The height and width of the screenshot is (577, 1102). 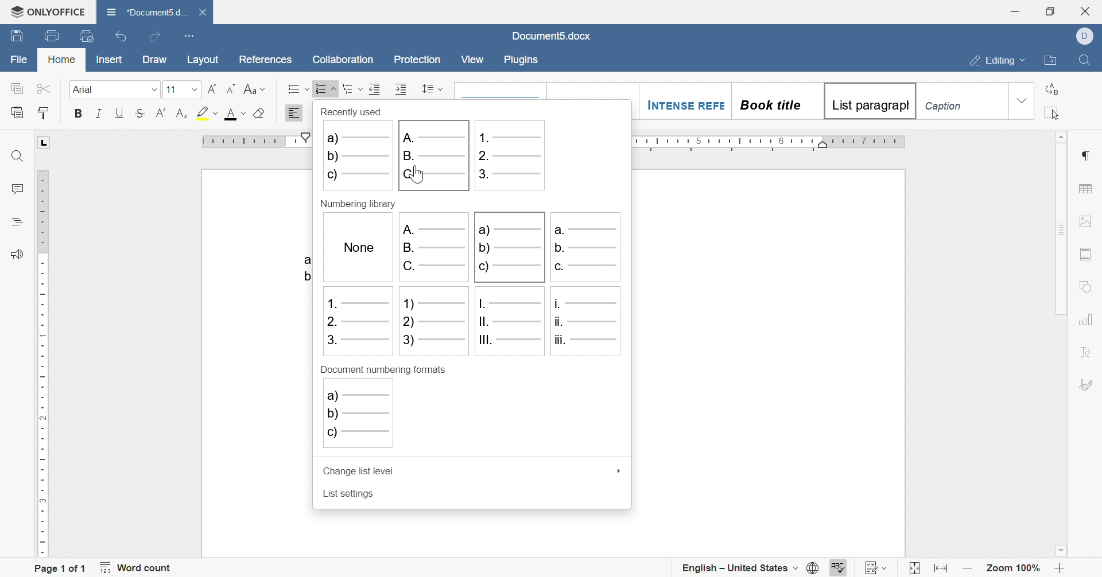 I want to click on drop down, so click(x=195, y=88).